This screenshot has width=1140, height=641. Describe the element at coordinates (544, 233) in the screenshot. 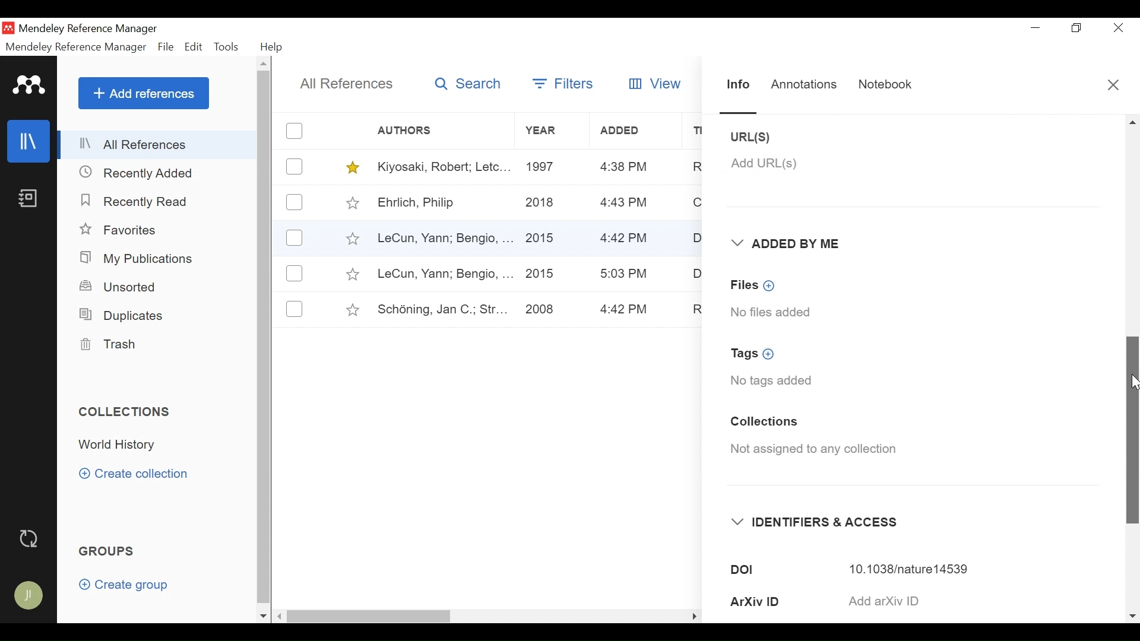

I see `2015` at that location.